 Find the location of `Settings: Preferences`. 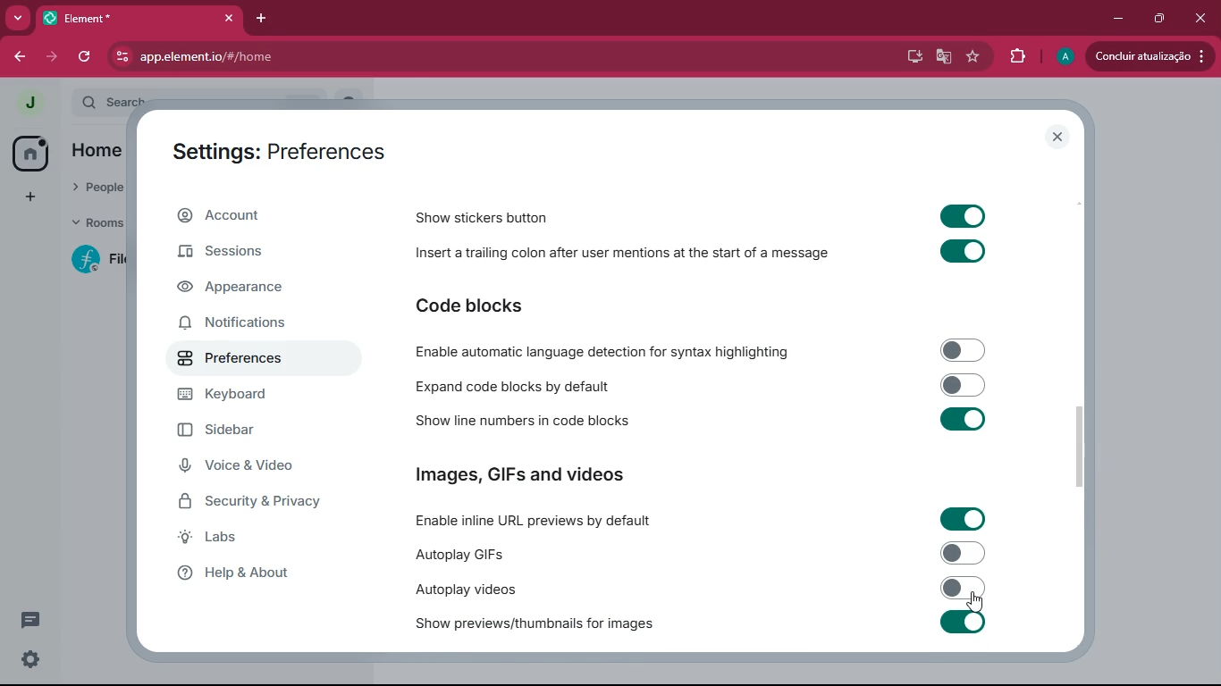

Settings: Preferences is located at coordinates (279, 154).